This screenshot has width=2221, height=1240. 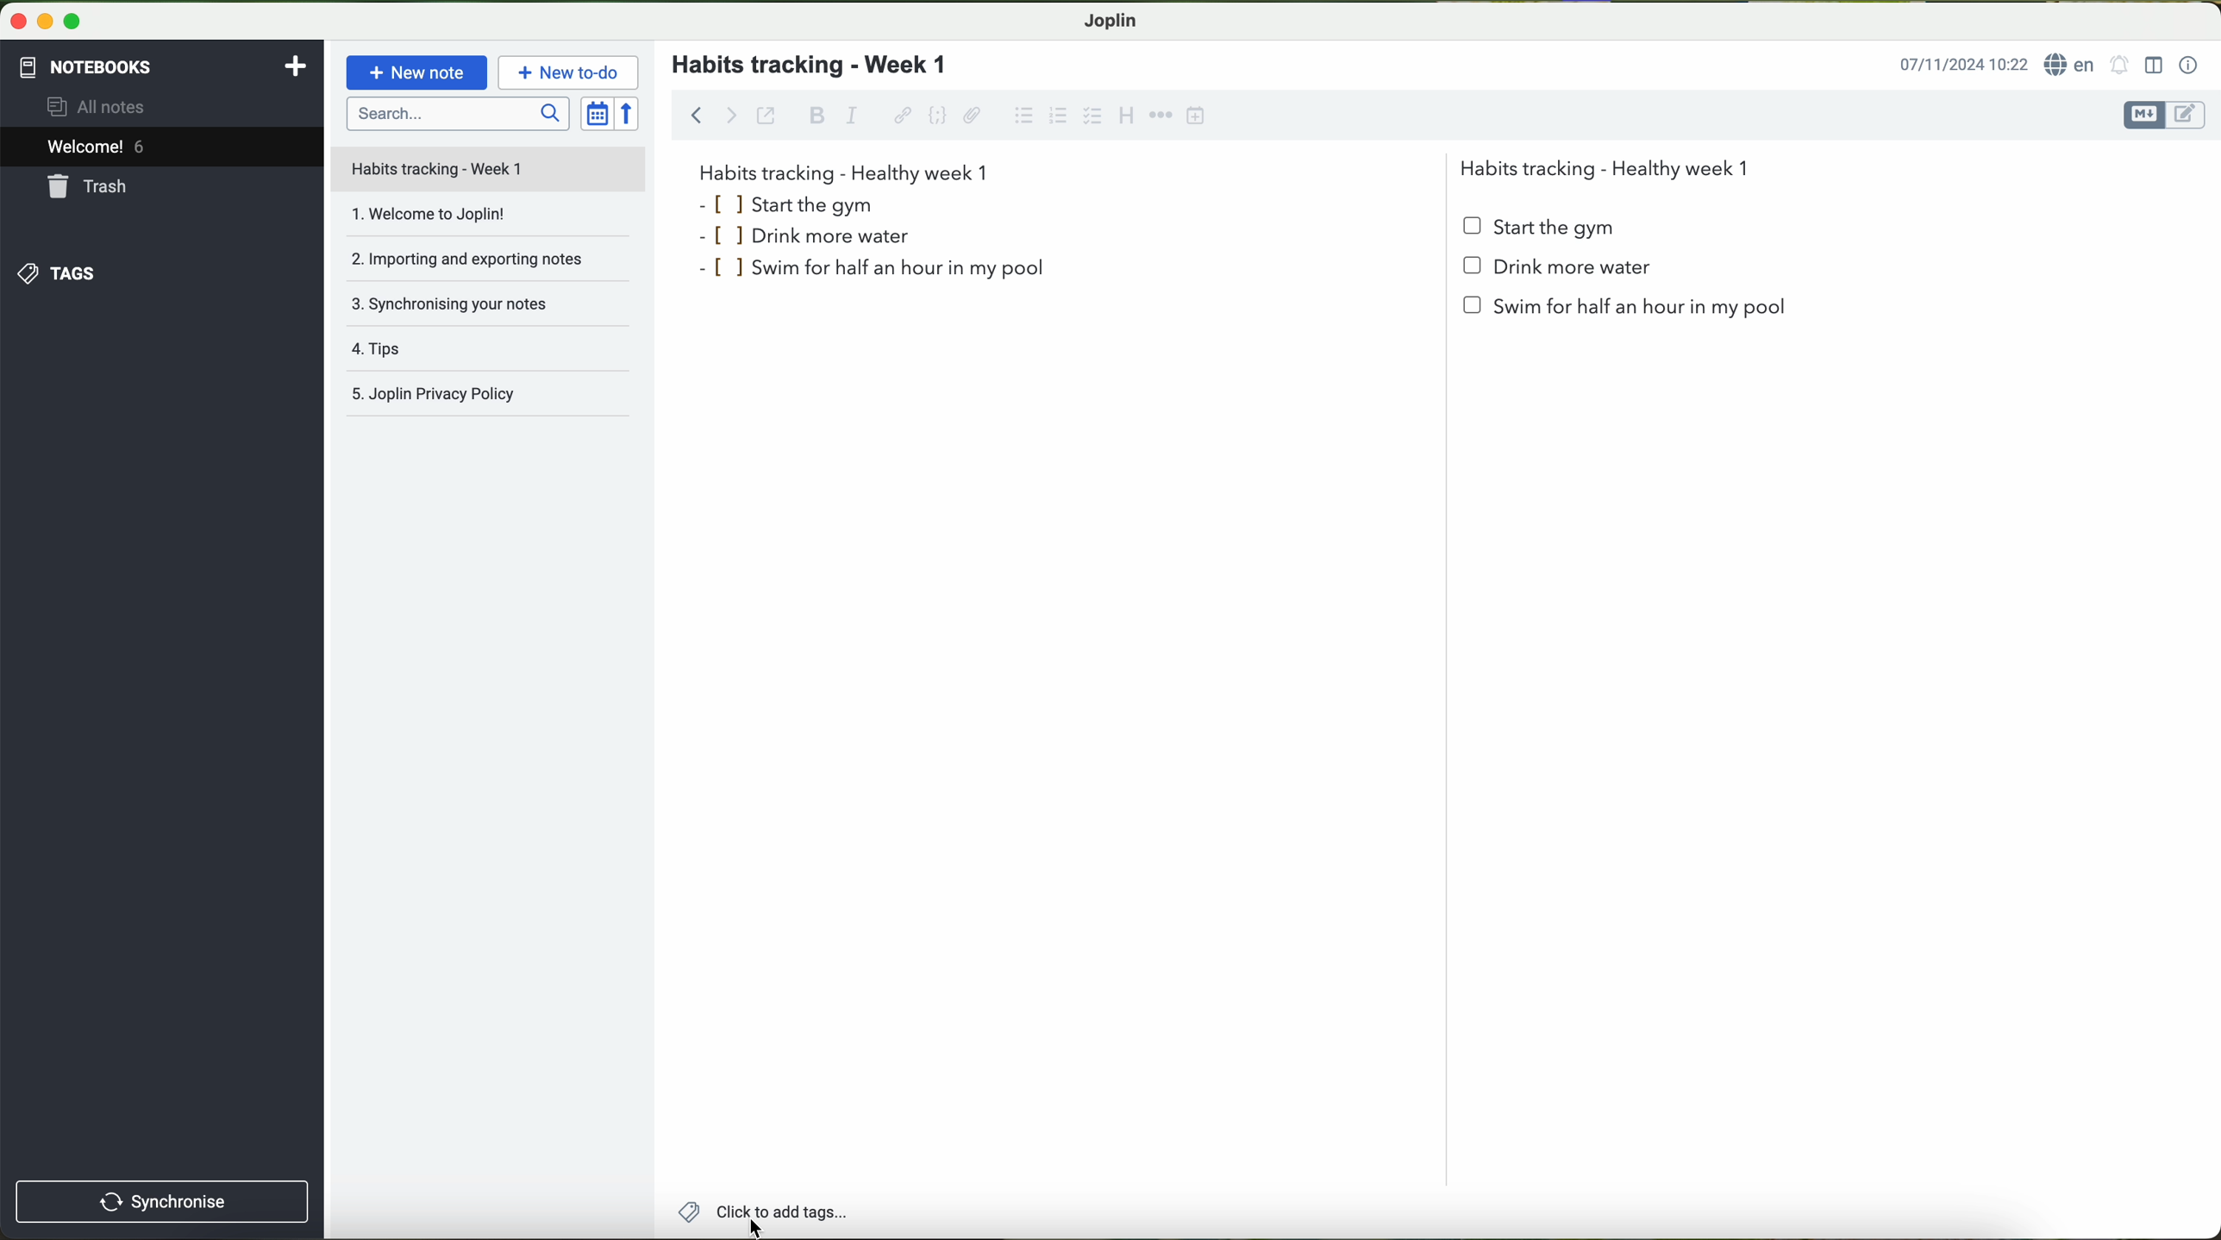 What do you see at coordinates (766, 115) in the screenshot?
I see `toggle external editing` at bounding box center [766, 115].